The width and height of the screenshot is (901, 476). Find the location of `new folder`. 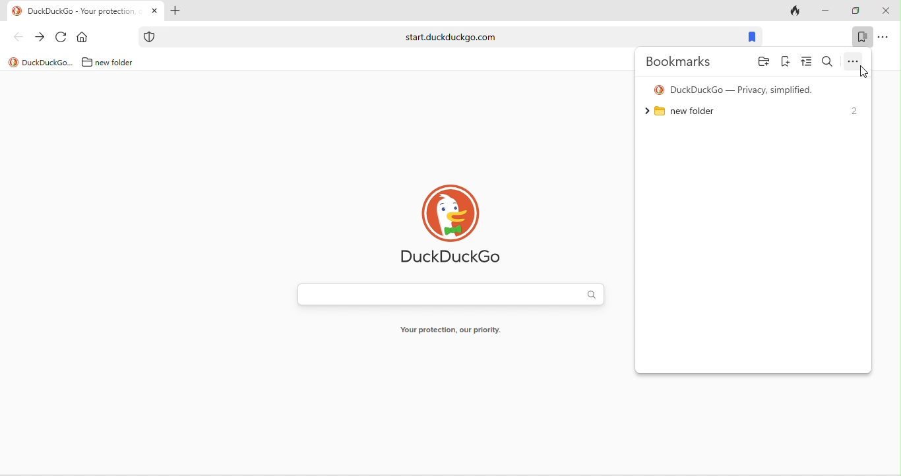

new folder is located at coordinates (679, 111).